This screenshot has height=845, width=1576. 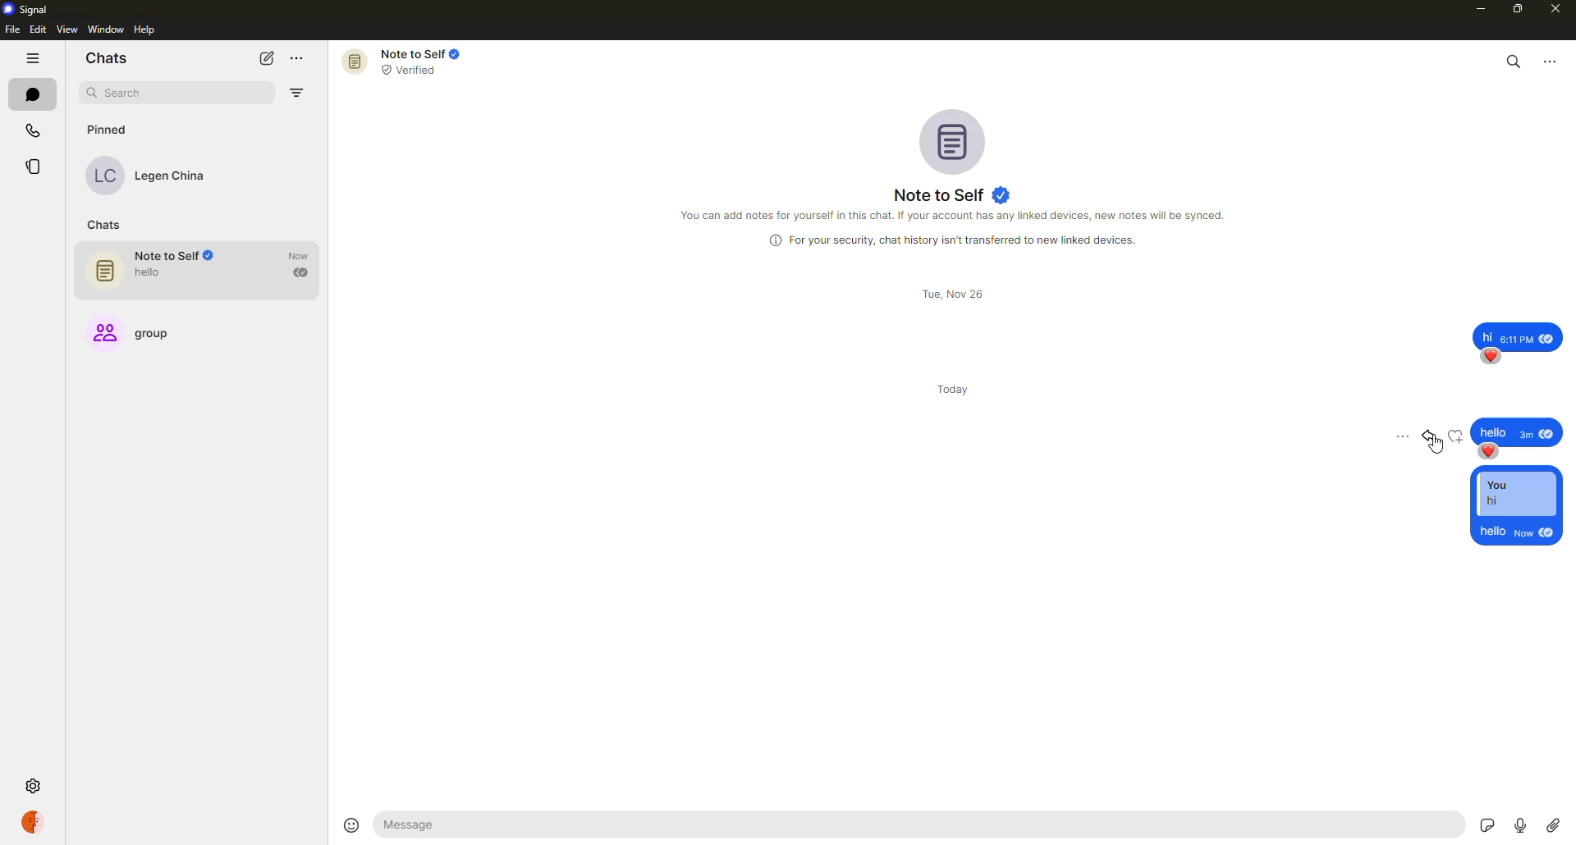 I want to click on more, so click(x=1406, y=440).